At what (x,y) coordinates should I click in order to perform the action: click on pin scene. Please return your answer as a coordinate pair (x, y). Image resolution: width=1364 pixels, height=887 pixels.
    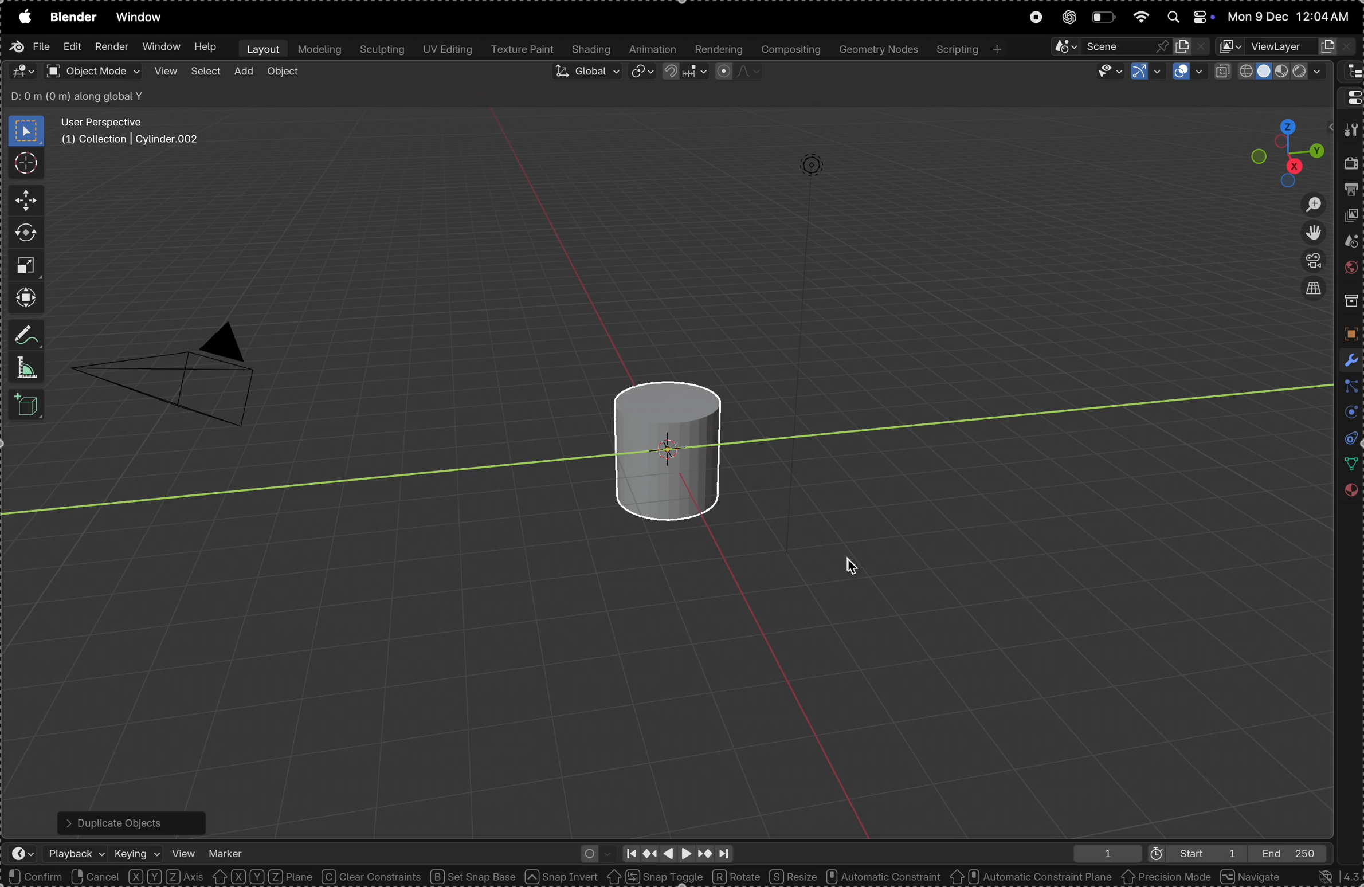
    Looking at the image, I should click on (1106, 46).